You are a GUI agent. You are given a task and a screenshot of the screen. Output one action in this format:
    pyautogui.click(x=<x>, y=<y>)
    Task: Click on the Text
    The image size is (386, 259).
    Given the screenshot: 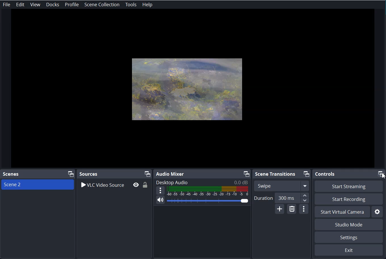 What is the action you would take?
    pyautogui.click(x=202, y=182)
    